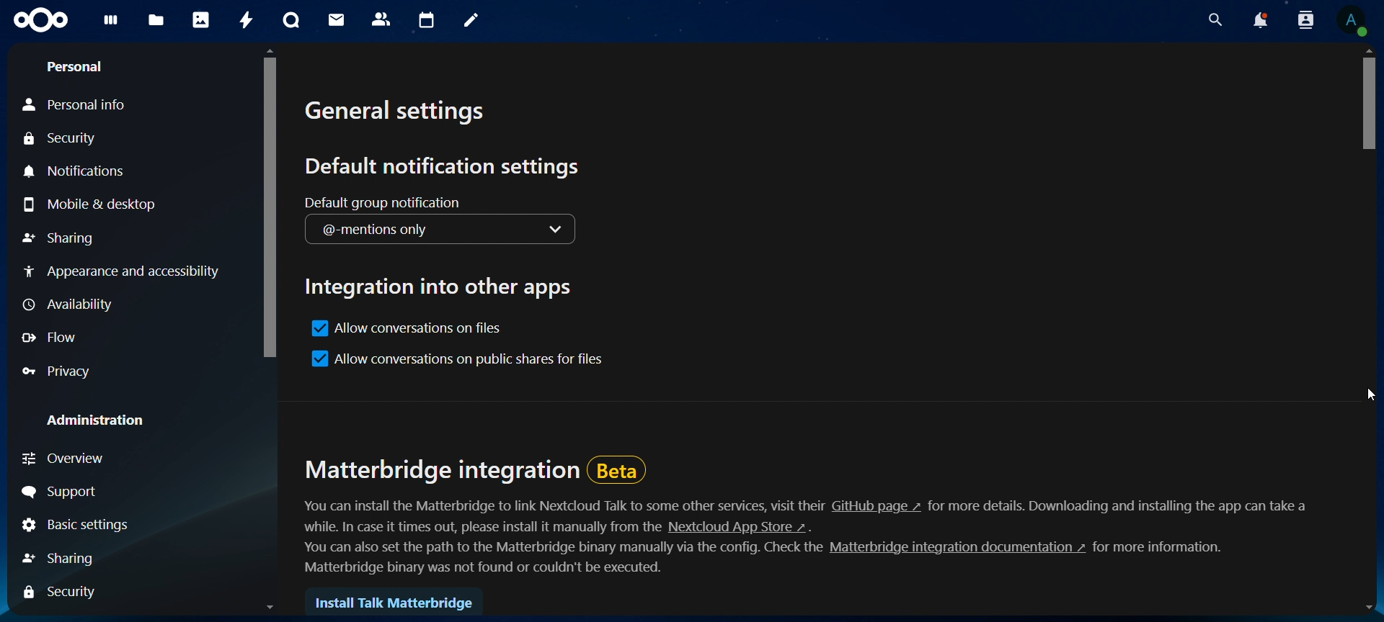 Image resolution: width=1384 pixels, height=622 pixels. Describe the element at coordinates (132, 459) in the screenshot. I see `Overview` at that location.